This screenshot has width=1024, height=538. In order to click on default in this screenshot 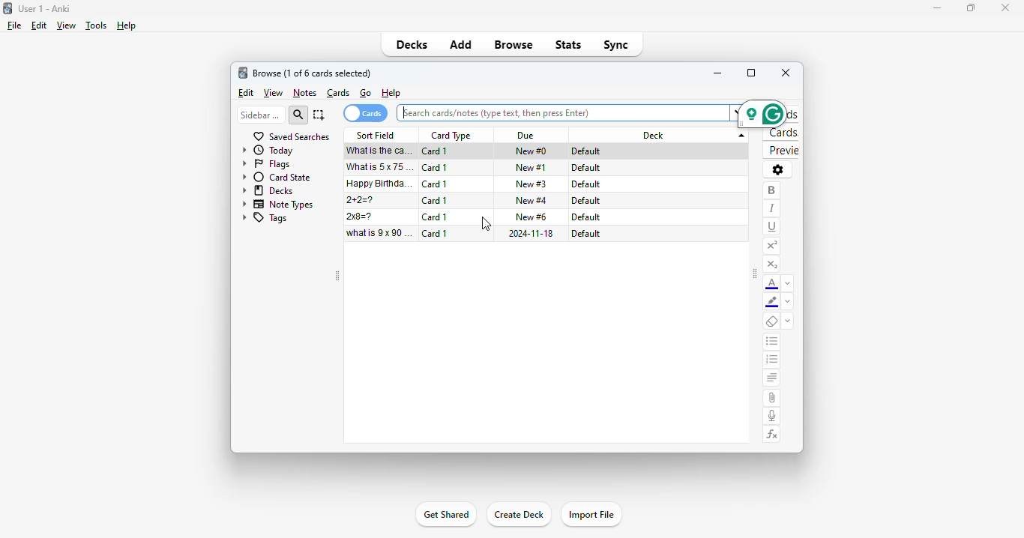, I will do `click(585, 217)`.